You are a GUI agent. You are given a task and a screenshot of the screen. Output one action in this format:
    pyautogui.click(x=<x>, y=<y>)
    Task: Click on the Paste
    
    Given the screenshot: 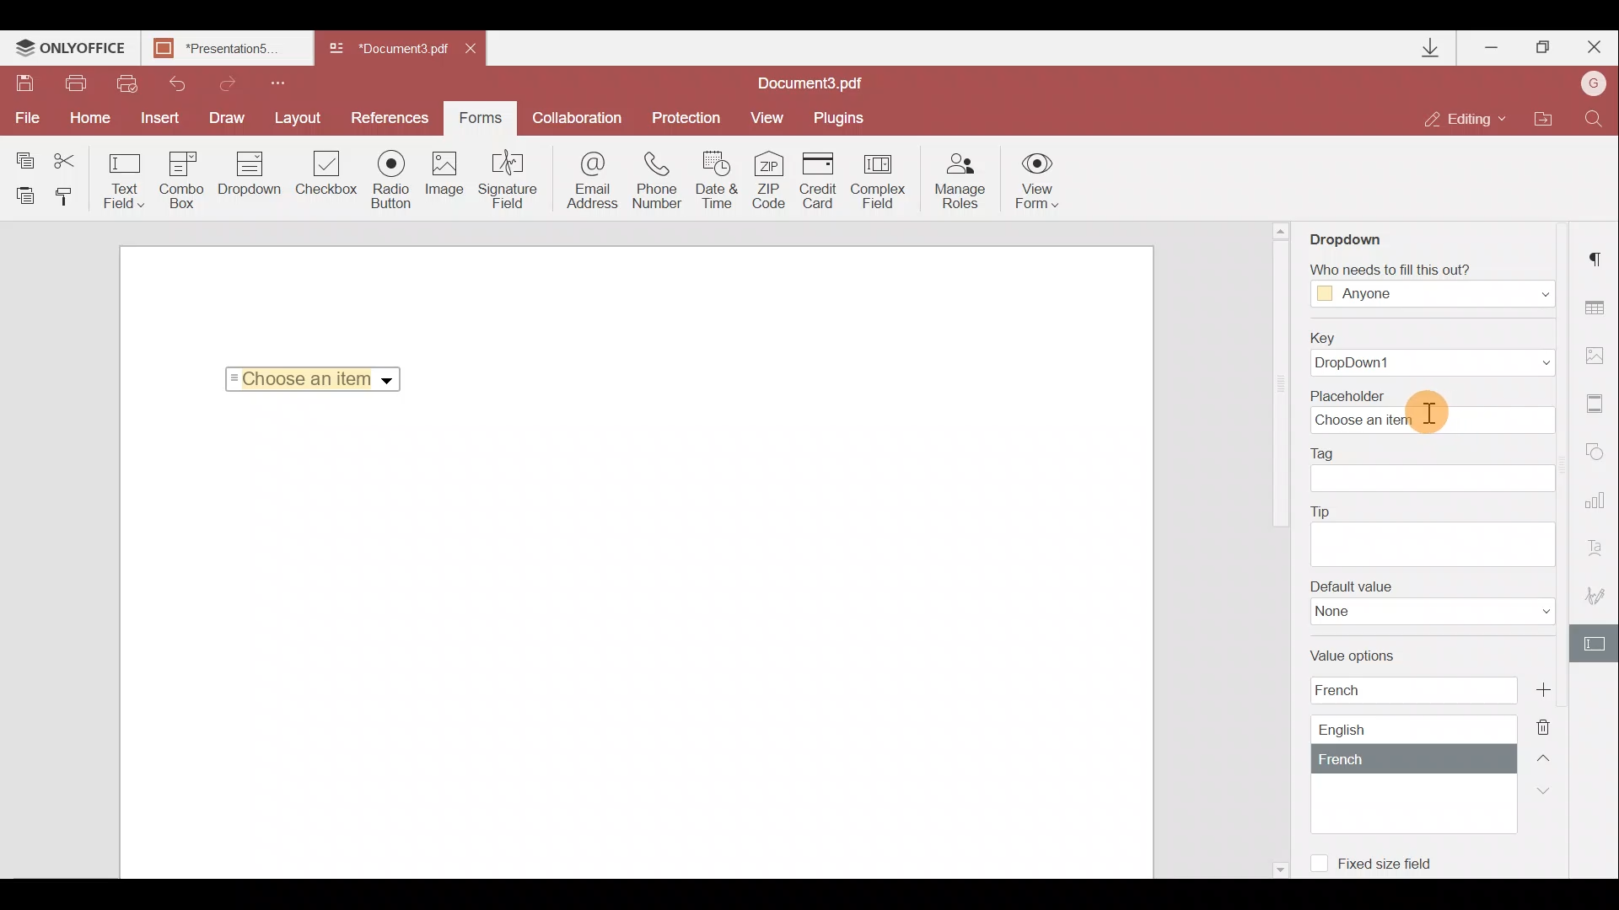 What is the action you would take?
    pyautogui.click(x=25, y=195)
    